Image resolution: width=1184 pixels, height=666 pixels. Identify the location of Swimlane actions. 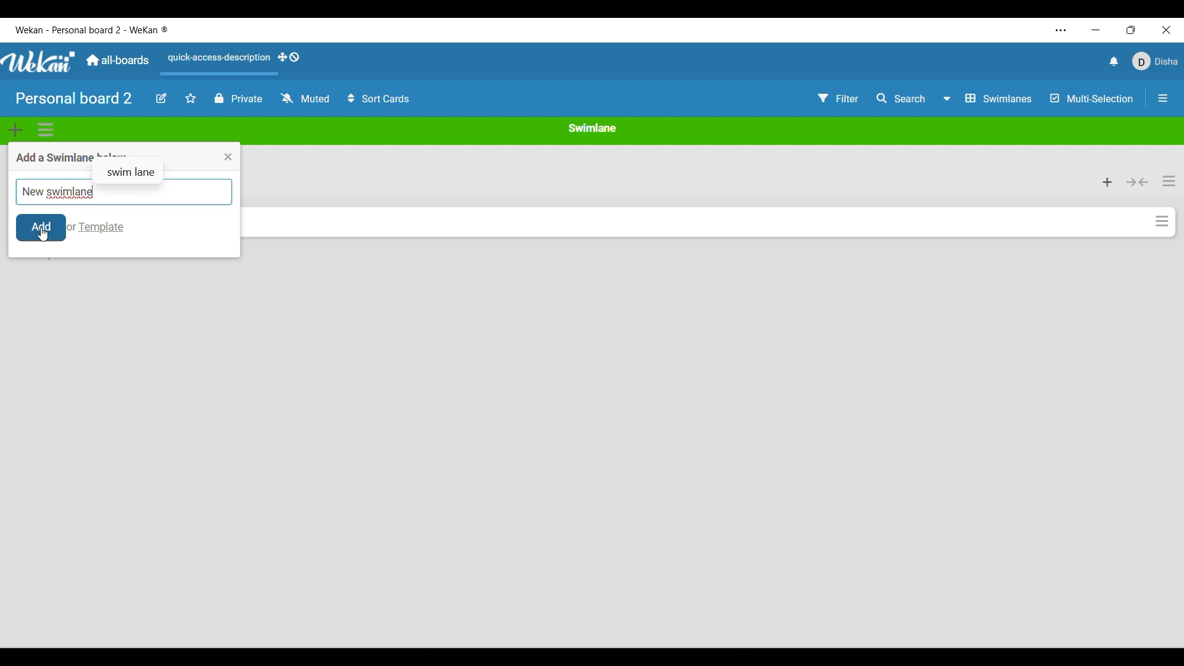
(46, 130).